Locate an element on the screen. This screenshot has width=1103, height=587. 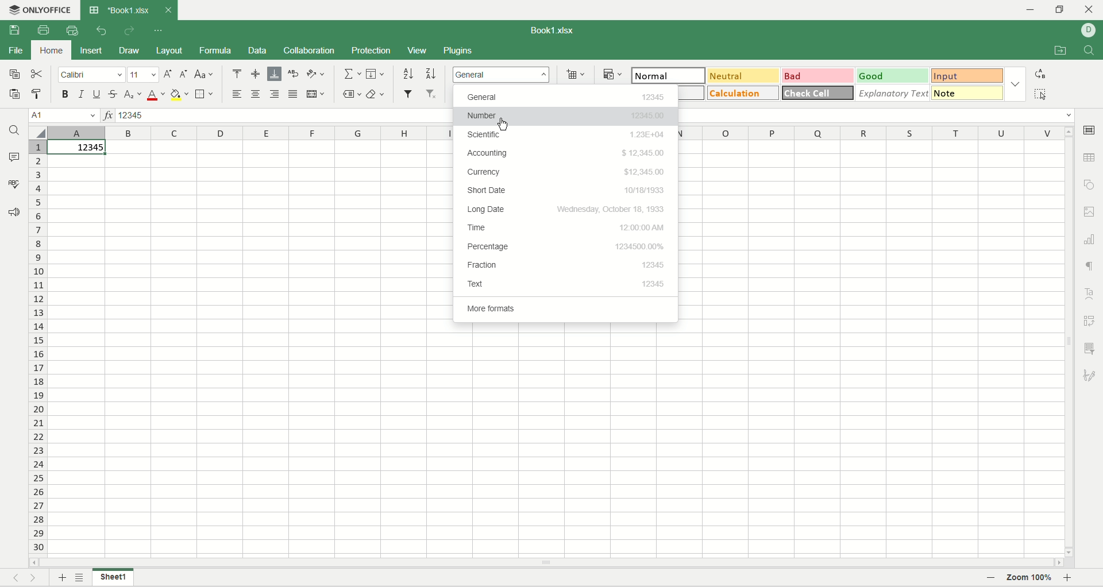
neutral is located at coordinates (745, 76).